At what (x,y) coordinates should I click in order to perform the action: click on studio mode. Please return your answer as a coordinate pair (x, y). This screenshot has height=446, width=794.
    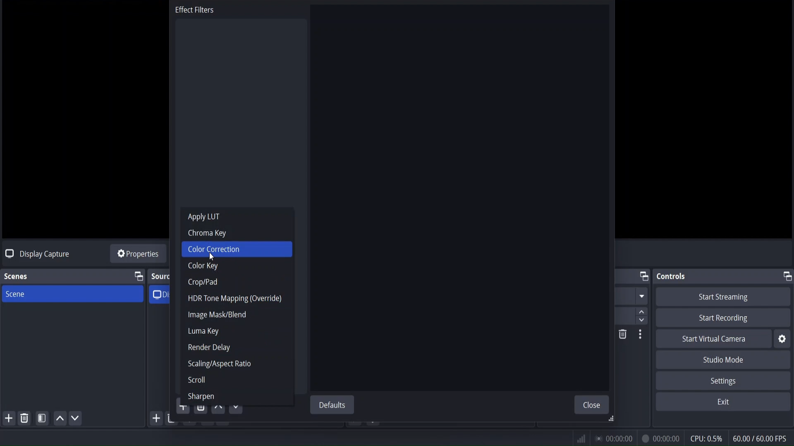
    Looking at the image, I should click on (725, 360).